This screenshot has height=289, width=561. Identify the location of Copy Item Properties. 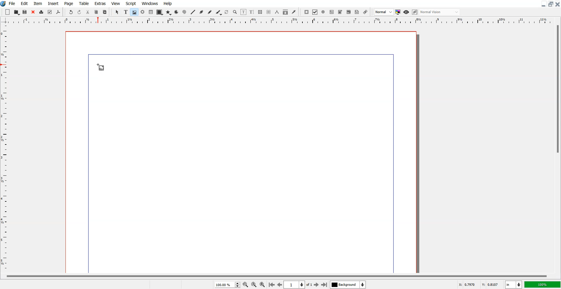
(285, 12).